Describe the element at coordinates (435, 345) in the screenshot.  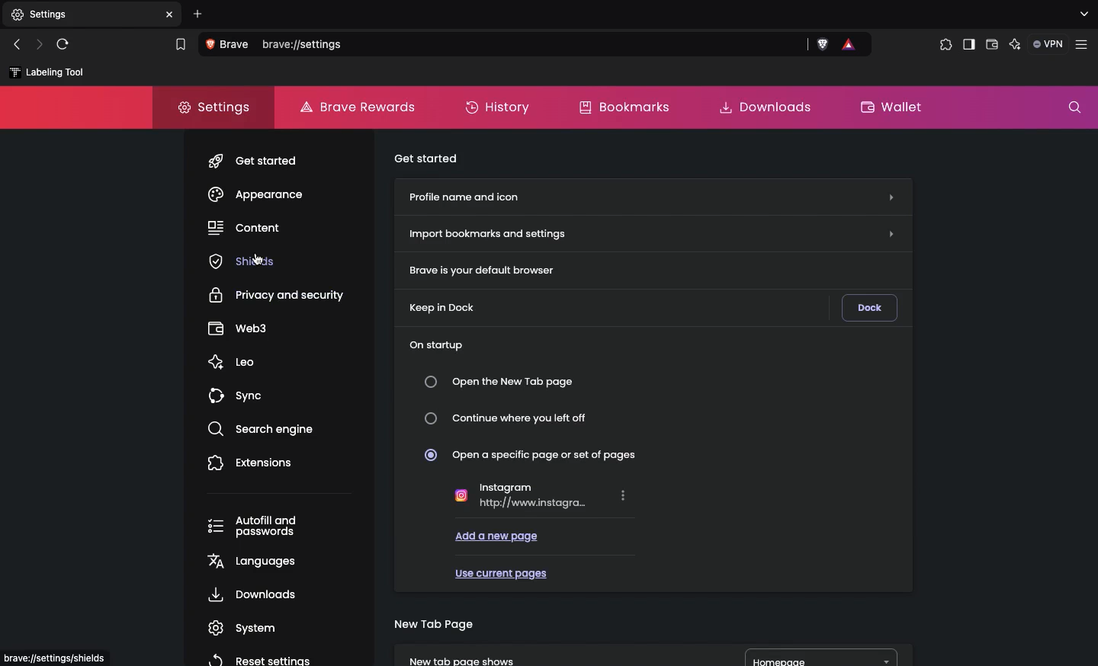
I see `On startup` at that location.